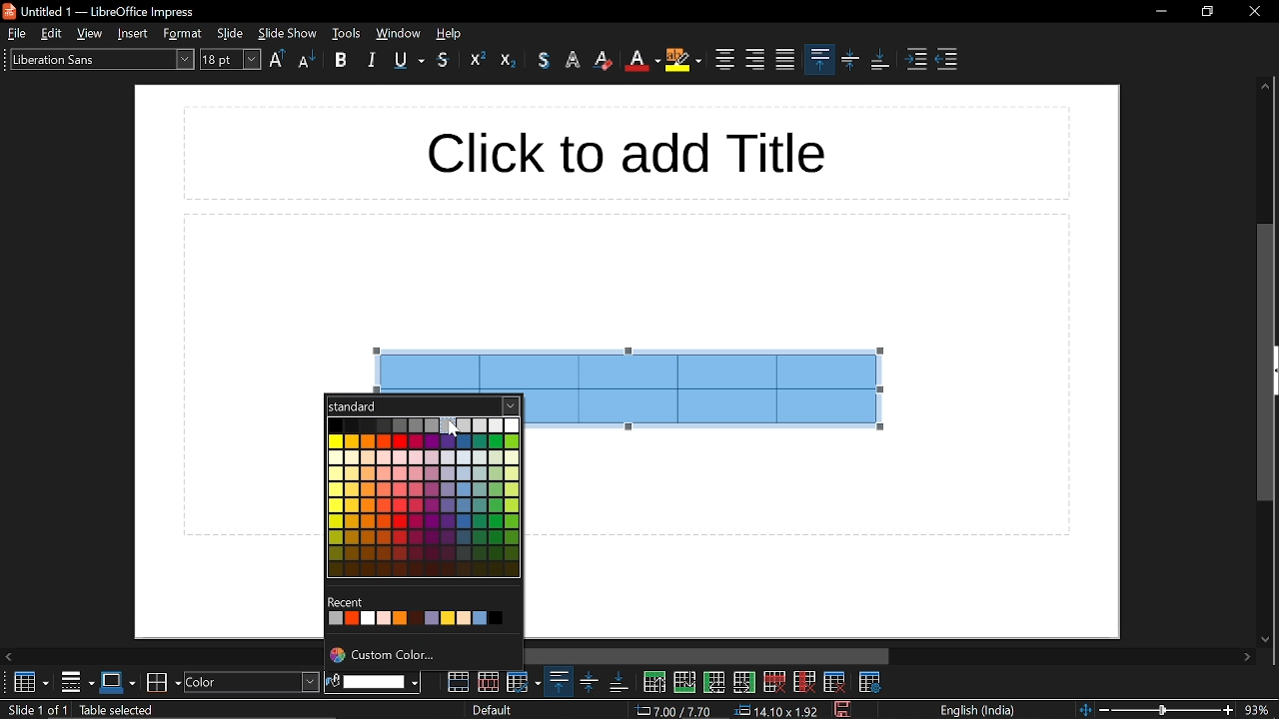  I want to click on position, so click(776, 711).